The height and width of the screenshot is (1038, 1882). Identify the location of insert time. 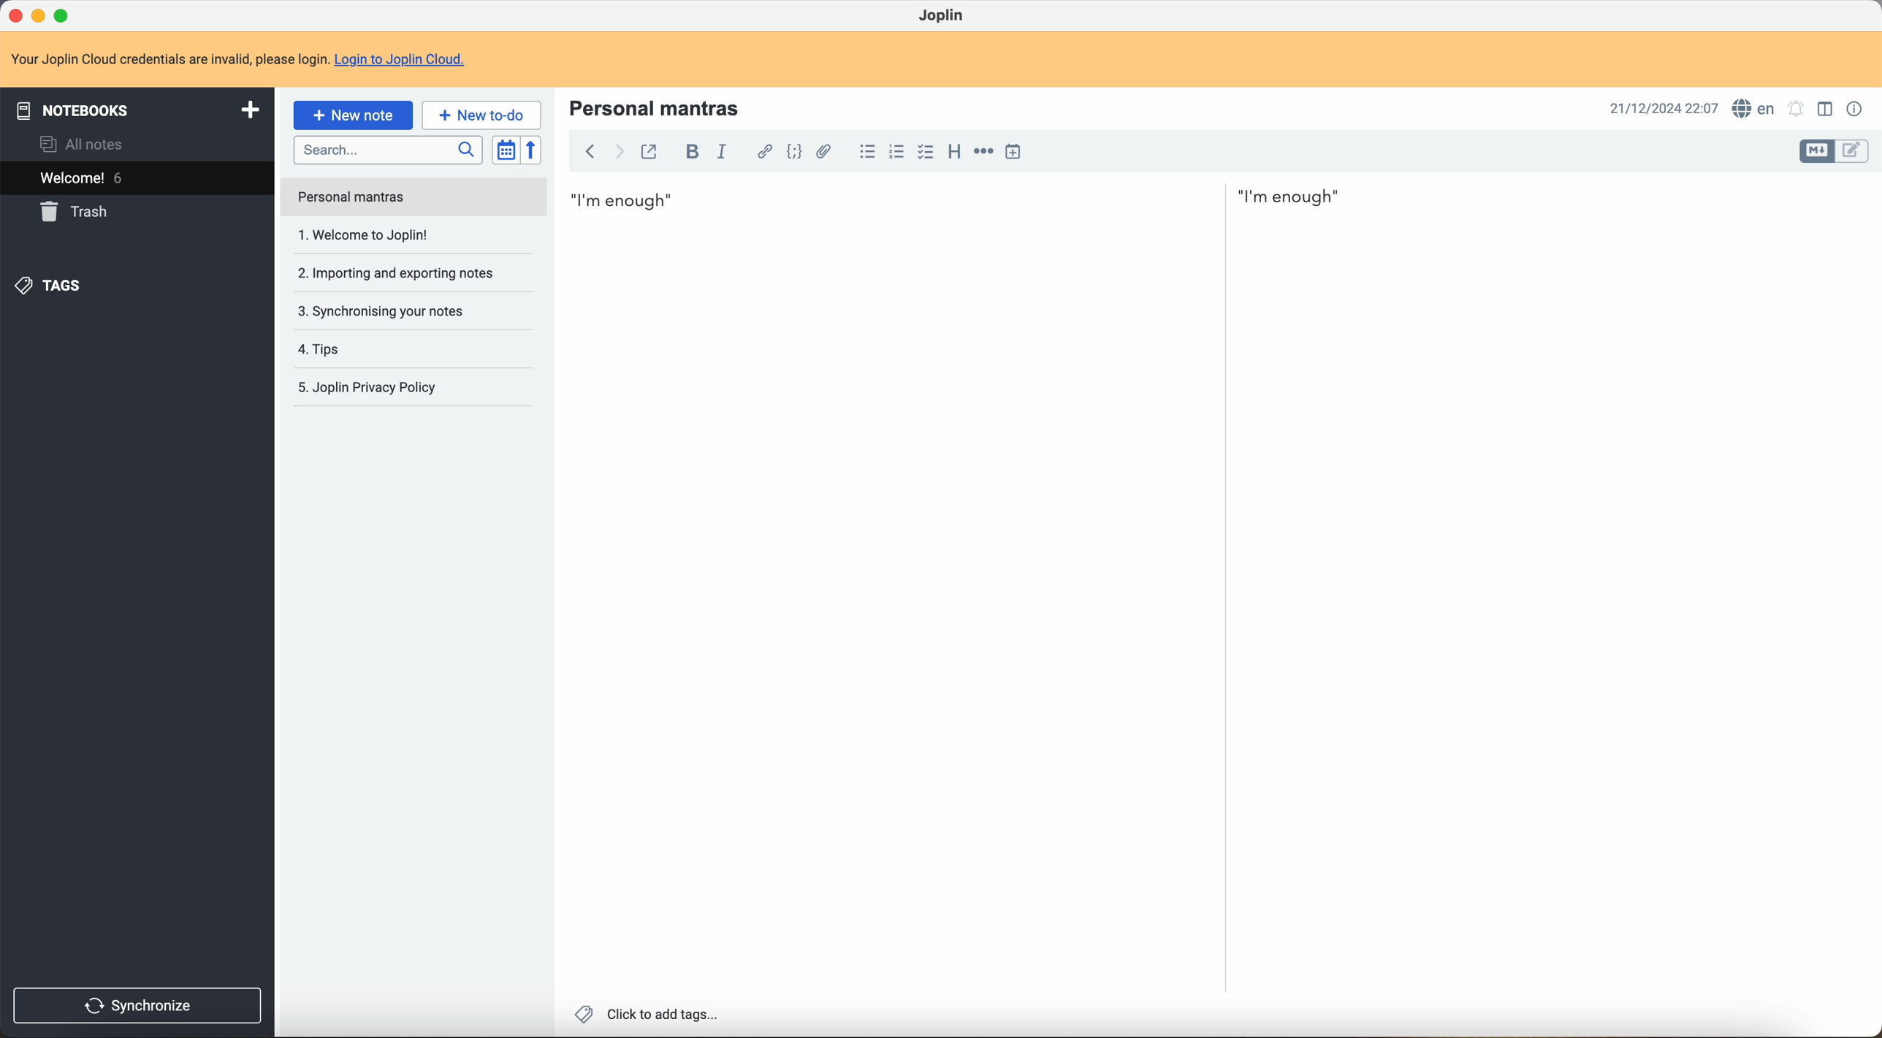
(1013, 151).